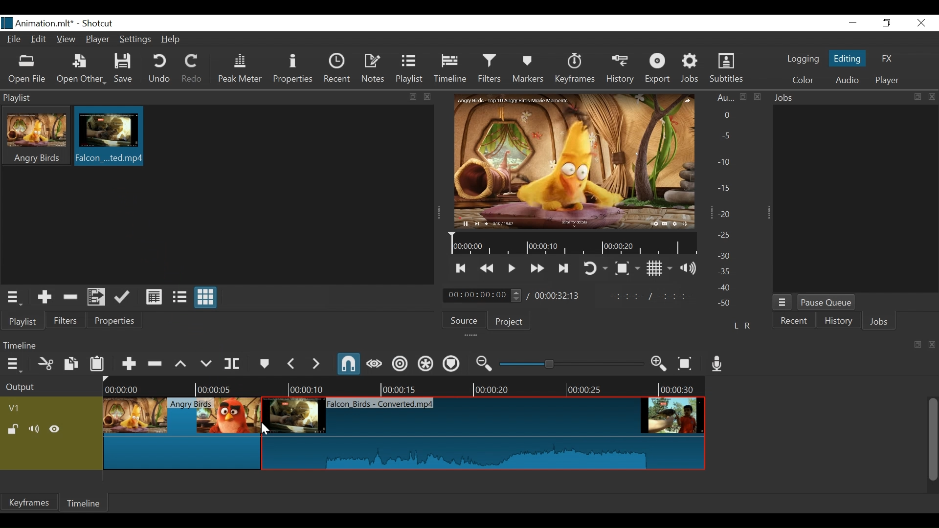 This screenshot has width=939, height=528. What do you see at coordinates (294, 70) in the screenshot?
I see `Properties` at bounding box center [294, 70].